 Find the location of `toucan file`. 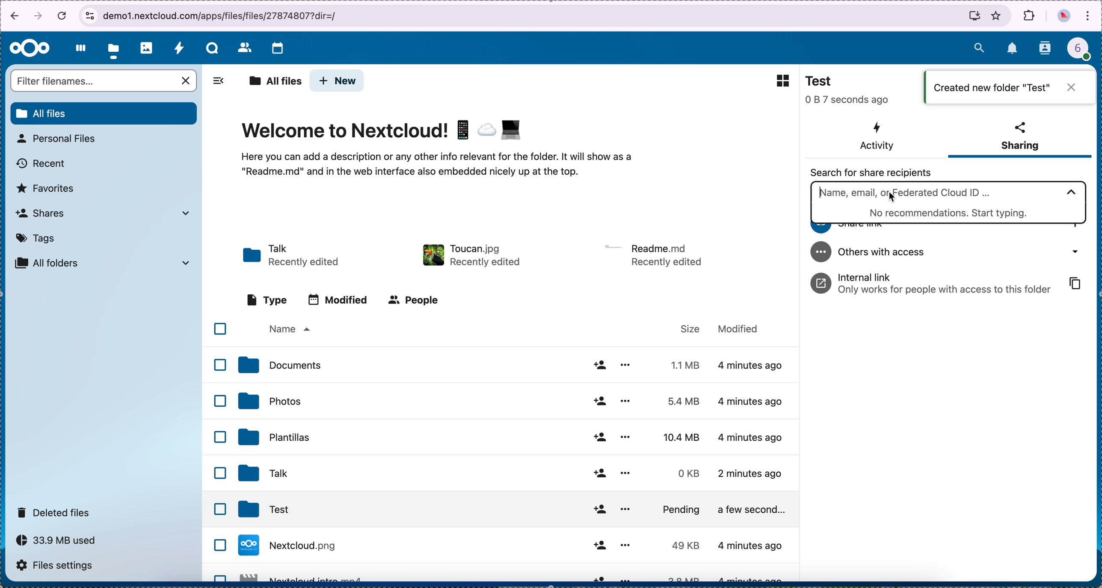

toucan file is located at coordinates (470, 253).